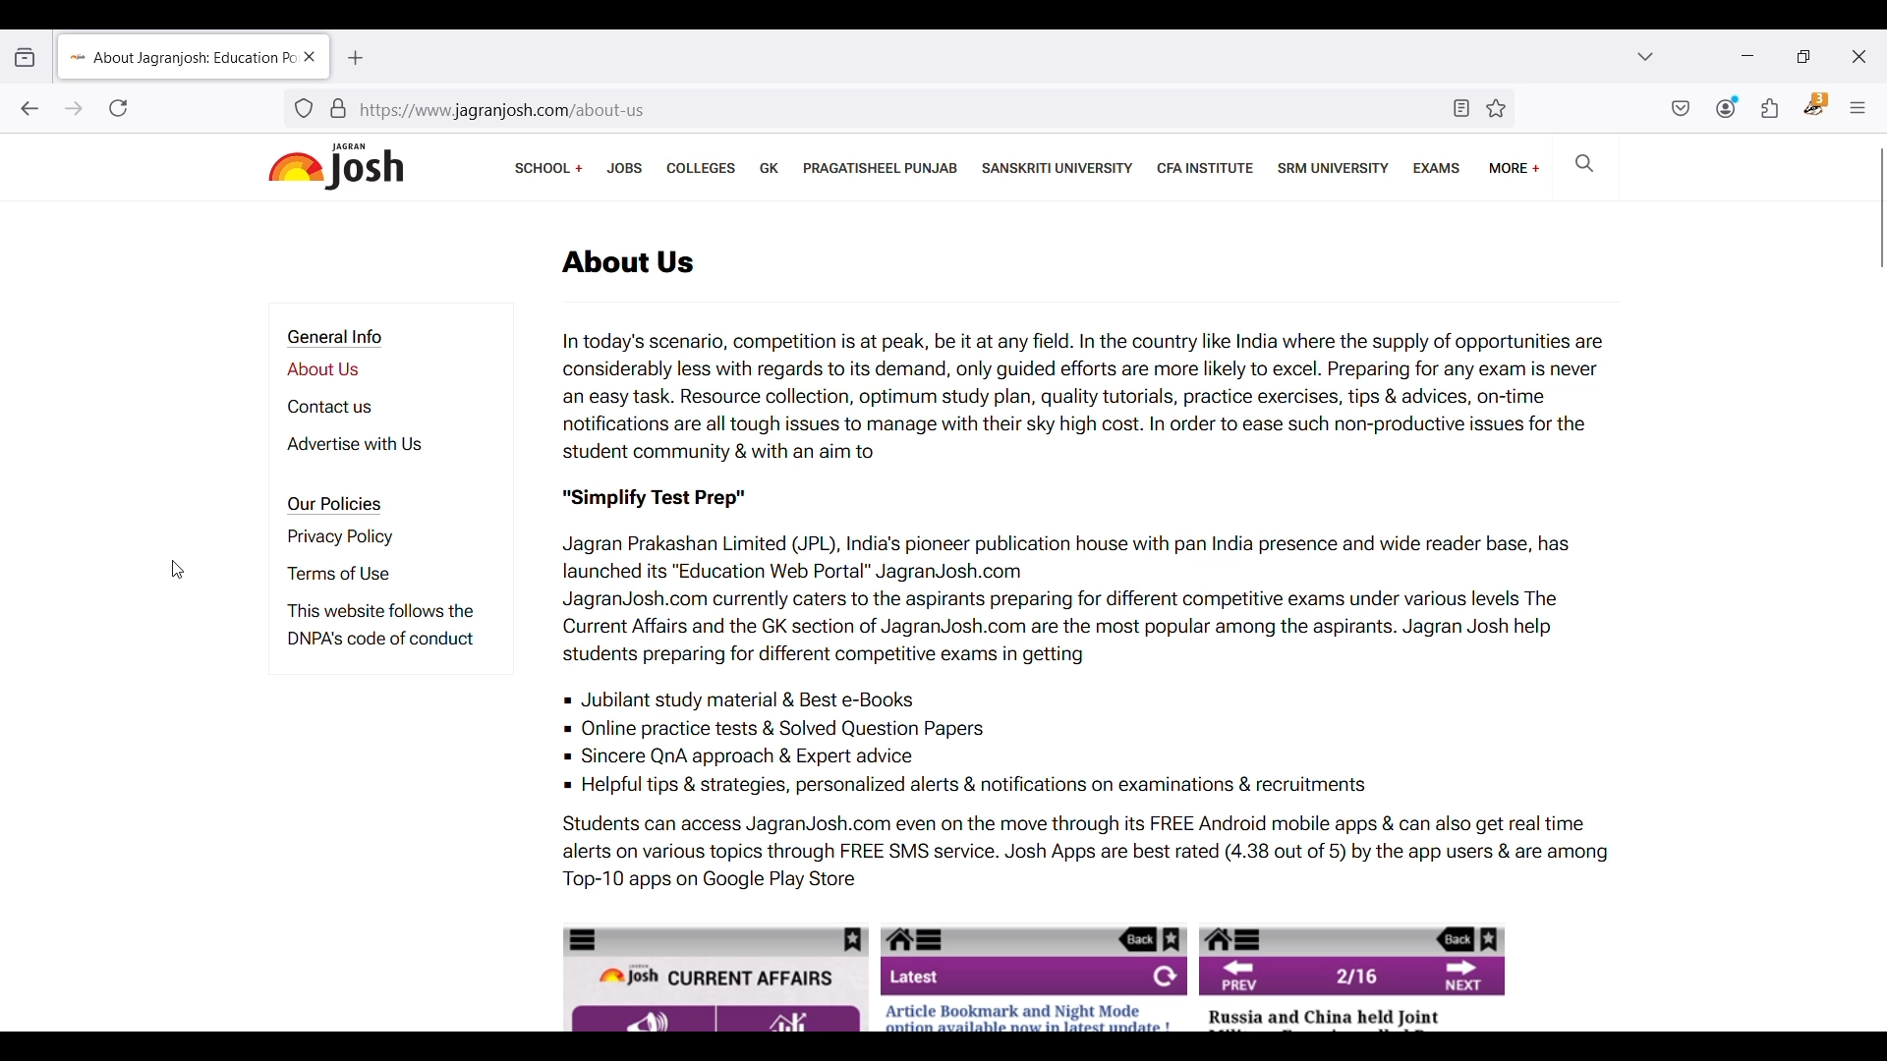  Describe the element at coordinates (306, 56) in the screenshot. I see `Close current page` at that location.